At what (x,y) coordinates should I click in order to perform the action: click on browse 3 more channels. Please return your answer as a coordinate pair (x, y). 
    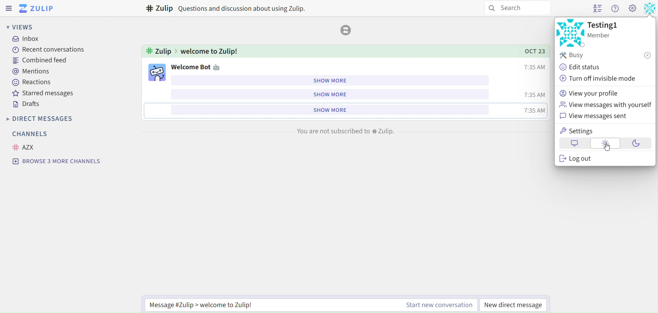
    Looking at the image, I should click on (58, 162).